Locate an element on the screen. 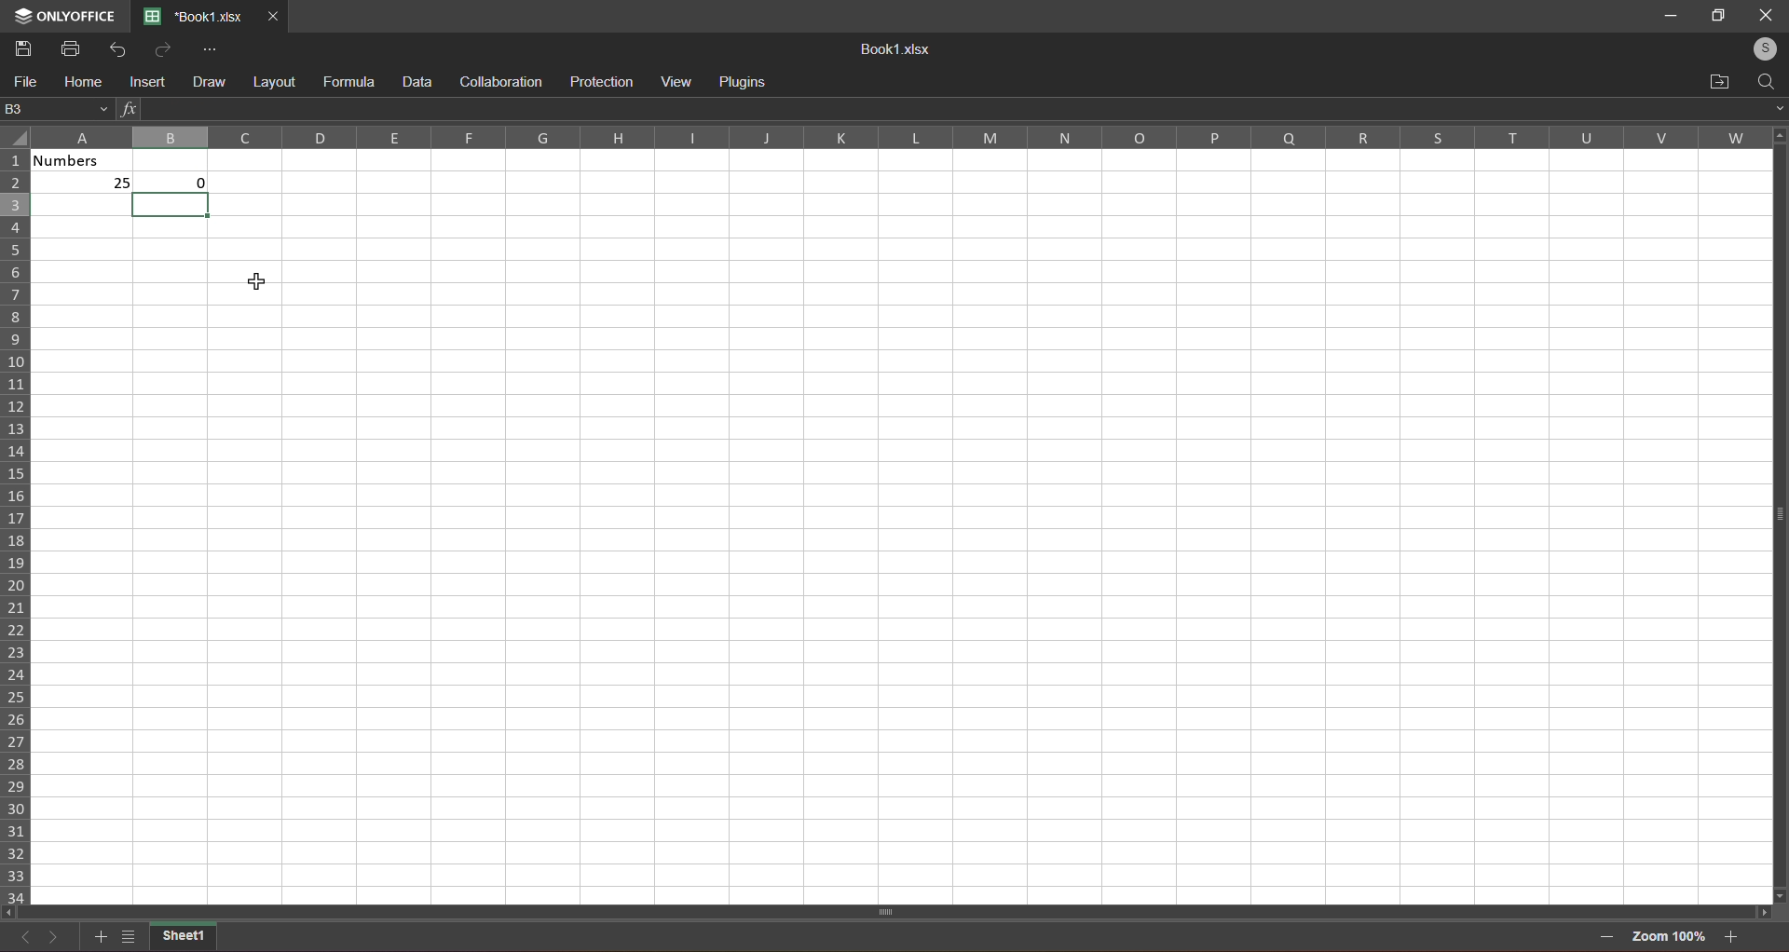 The height and width of the screenshot is (952, 1789). Book1.xisx is located at coordinates (892, 49).